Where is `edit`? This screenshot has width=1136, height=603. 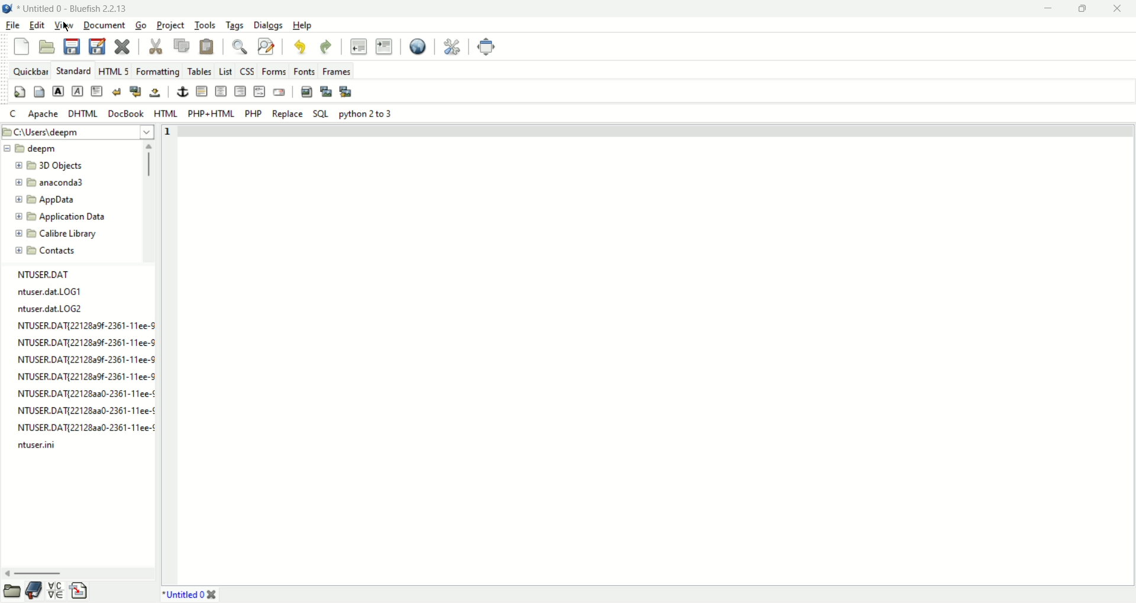 edit is located at coordinates (37, 25).